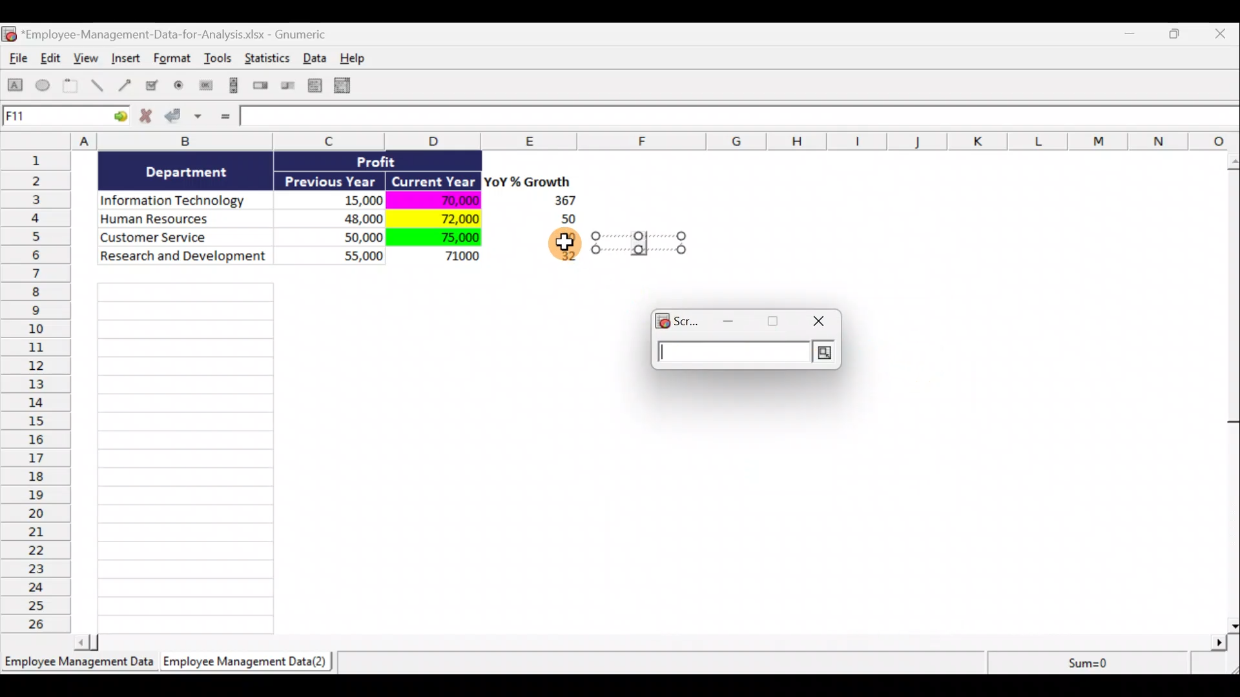  Describe the element at coordinates (1133, 36) in the screenshot. I see `Minimise` at that location.